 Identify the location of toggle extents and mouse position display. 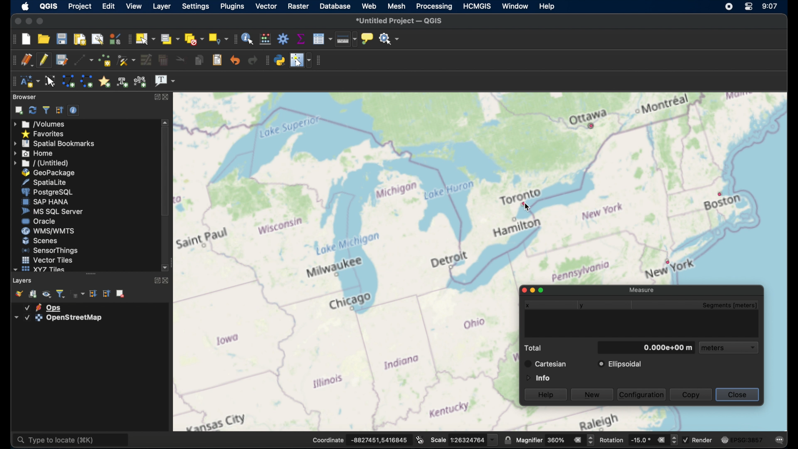
(420, 439).